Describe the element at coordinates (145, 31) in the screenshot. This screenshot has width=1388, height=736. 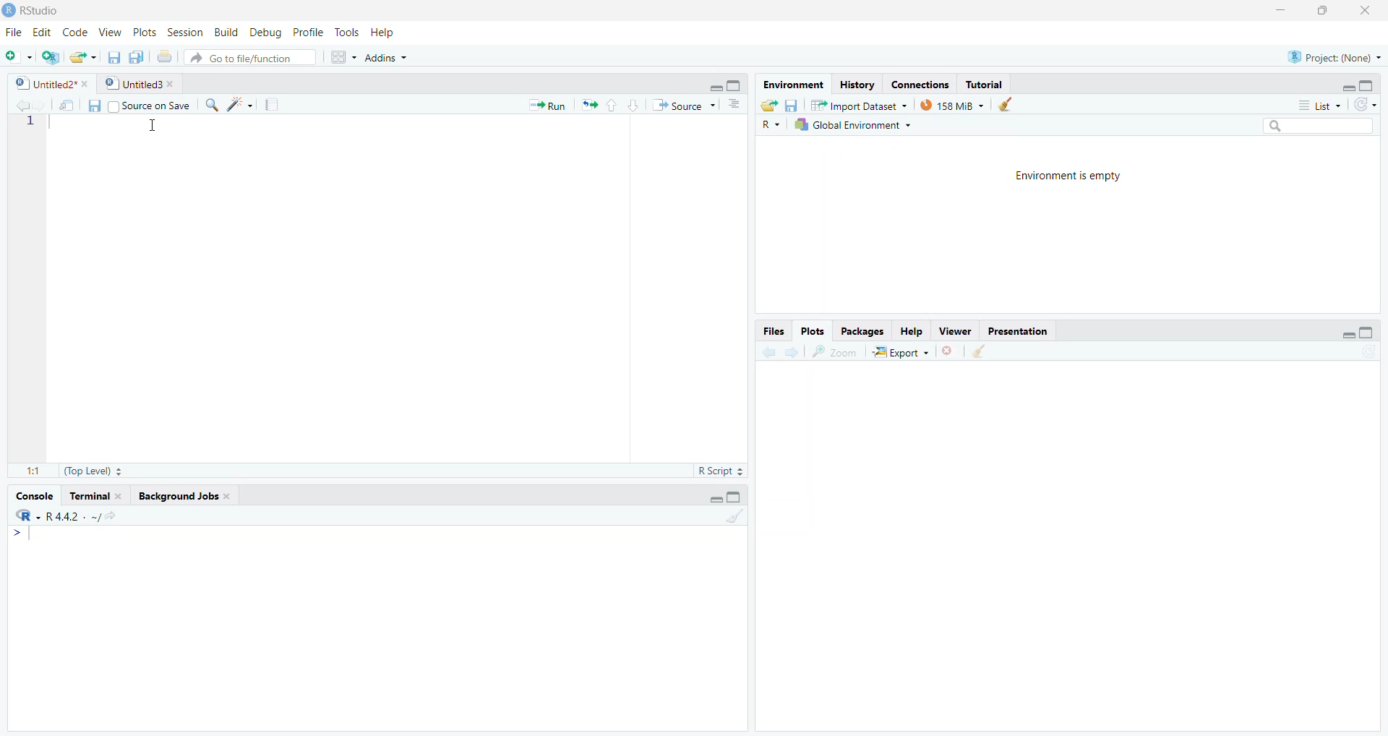
I see `Plots` at that location.